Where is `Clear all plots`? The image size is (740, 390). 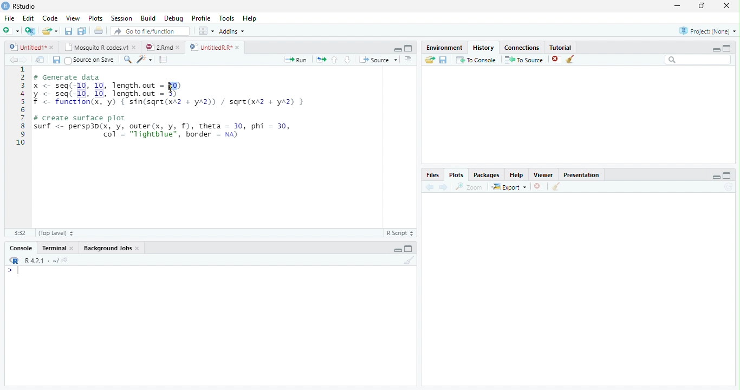 Clear all plots is located at coordinates (556, 186).